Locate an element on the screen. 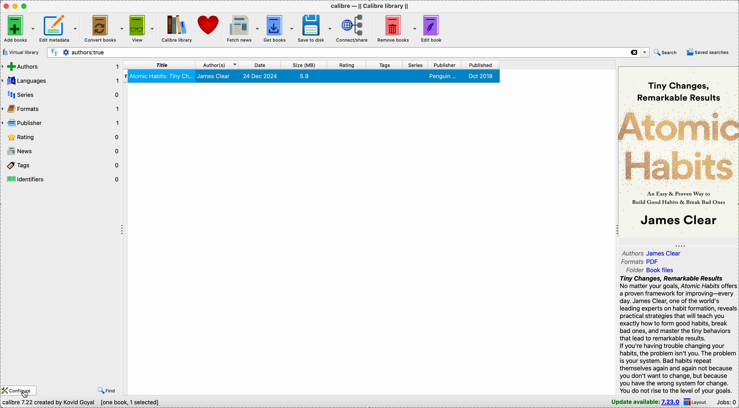 This screenshot has width=739, height=408. tiny changes, remarkable results - synopsis is located at coordinates (678, 334).